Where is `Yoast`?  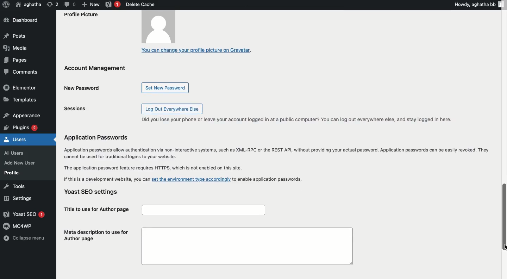 Yoast is located at coordinates (113, 5).